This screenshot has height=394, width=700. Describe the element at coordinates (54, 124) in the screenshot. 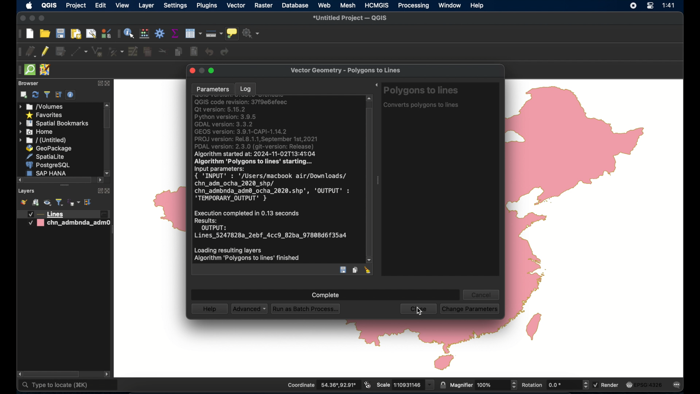

I see `spatial bookmarks` at that location.